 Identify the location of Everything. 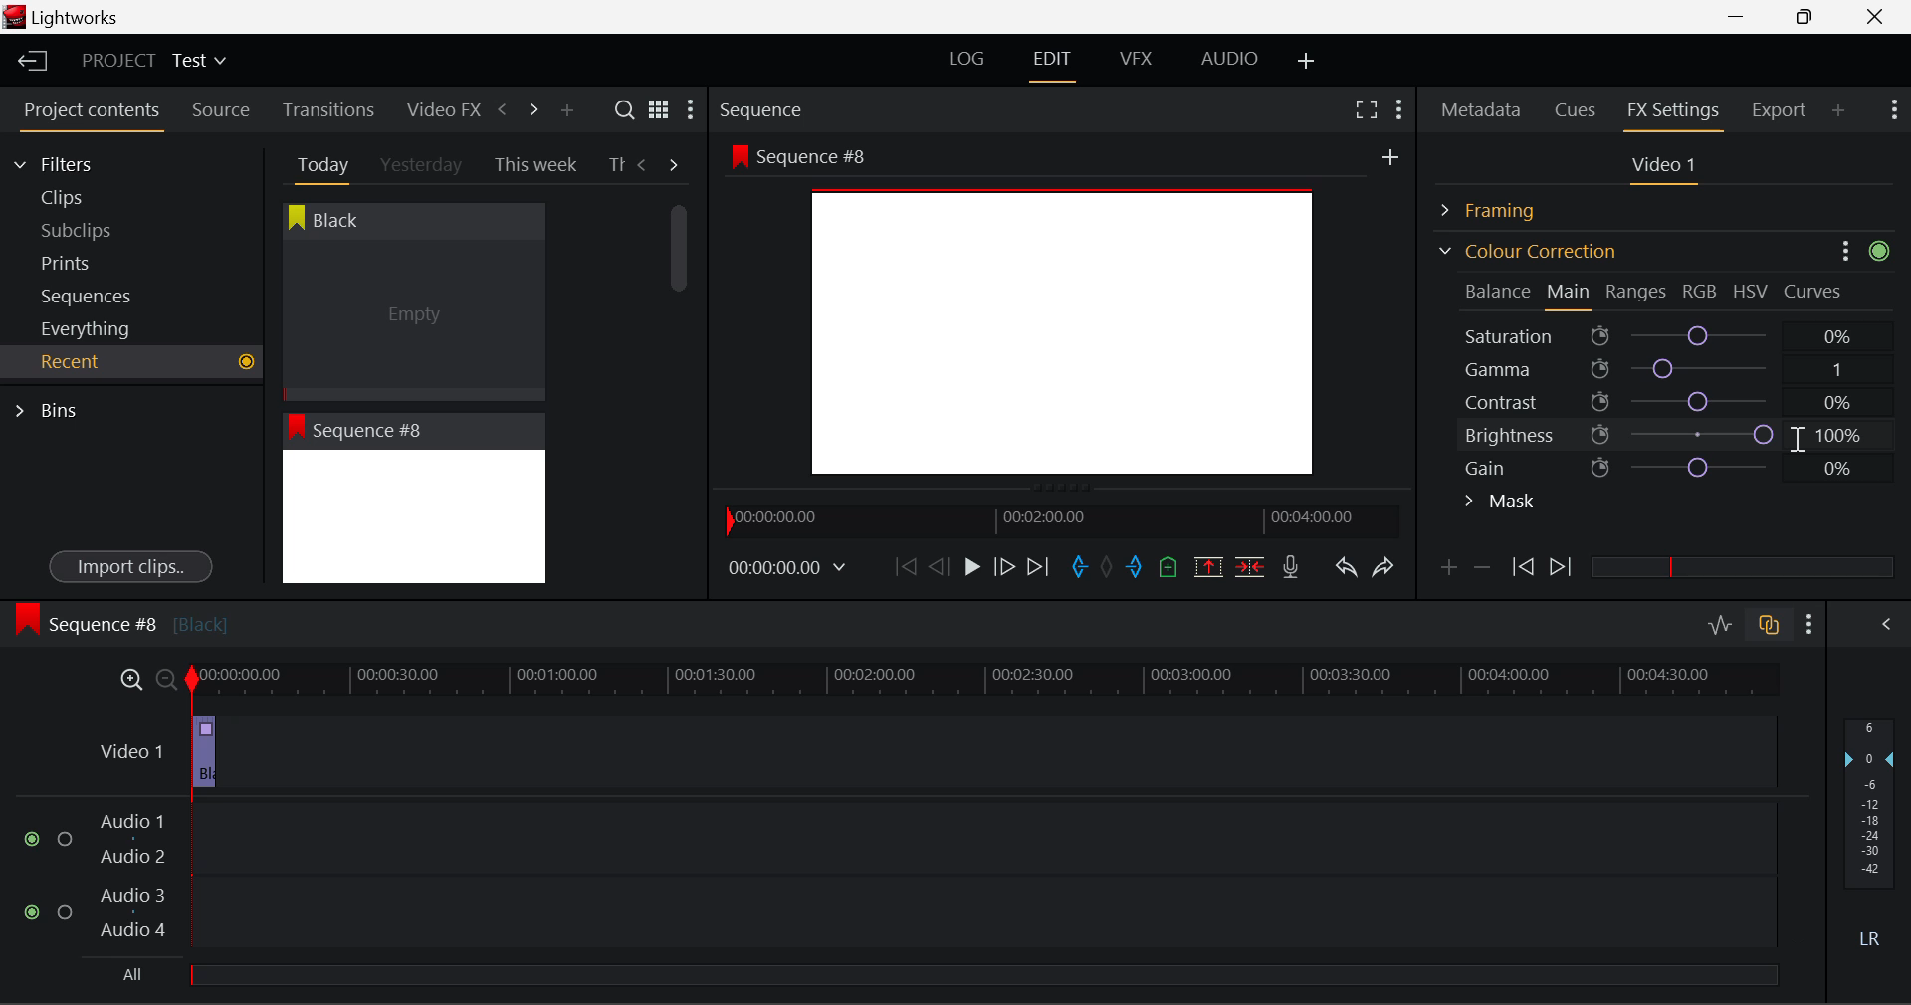
(89, 328).